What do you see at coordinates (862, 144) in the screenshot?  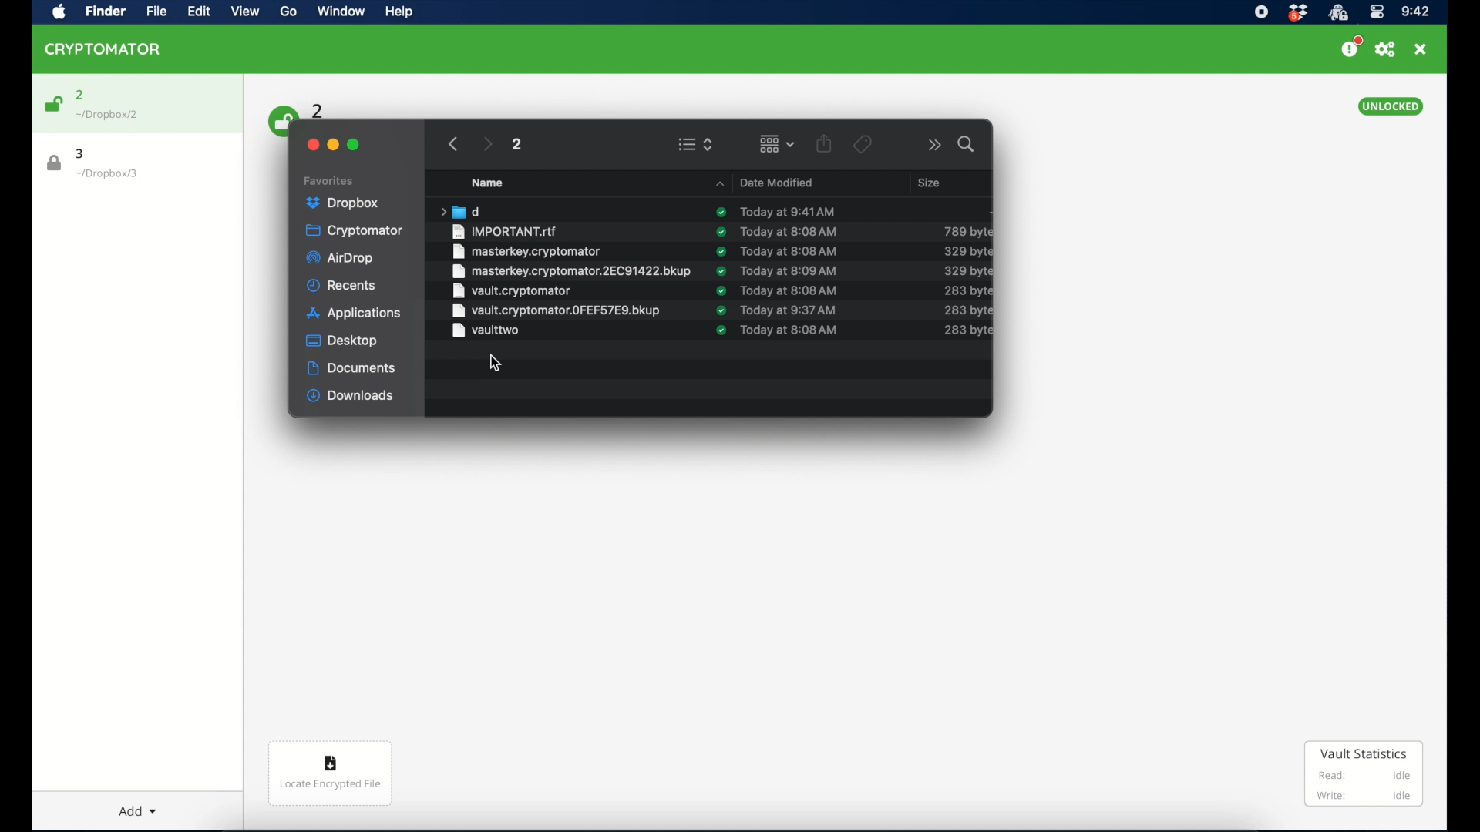 I see `tags` at bounding box center [862, 144].